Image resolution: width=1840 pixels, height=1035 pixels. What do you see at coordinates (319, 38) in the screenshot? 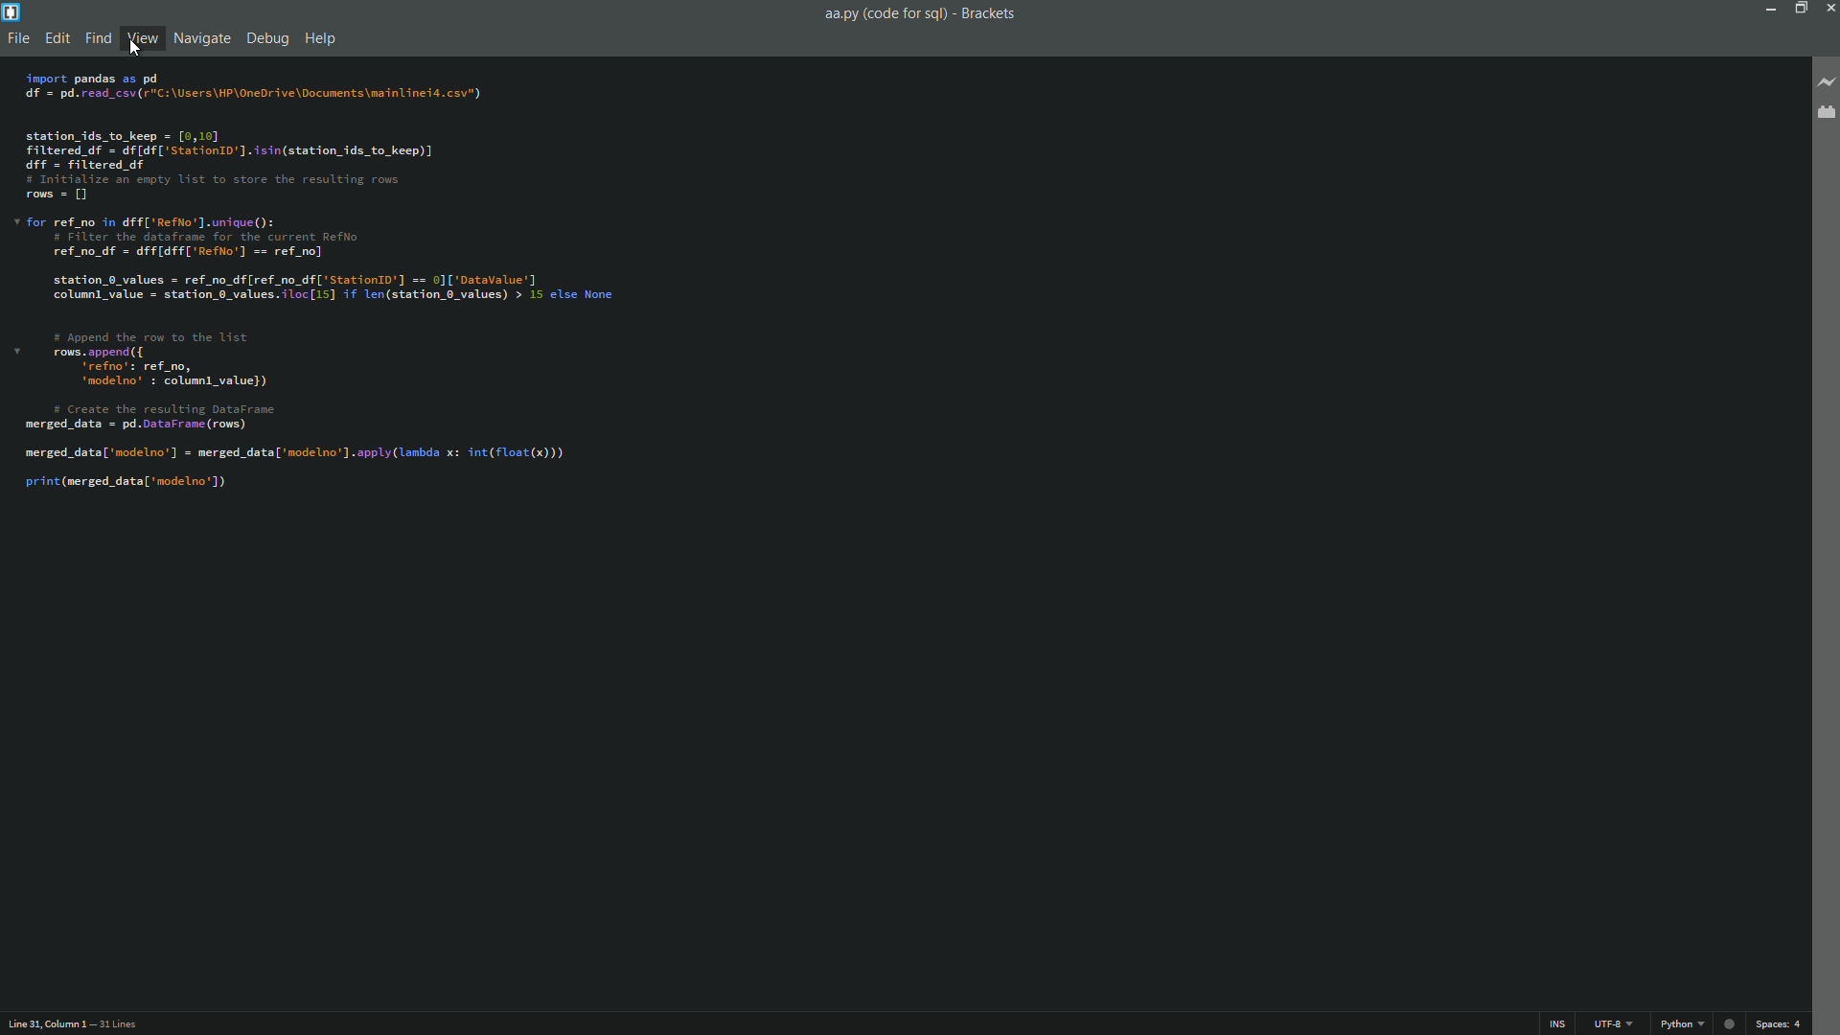
I see `help menu` at bounding box center [319, 38].